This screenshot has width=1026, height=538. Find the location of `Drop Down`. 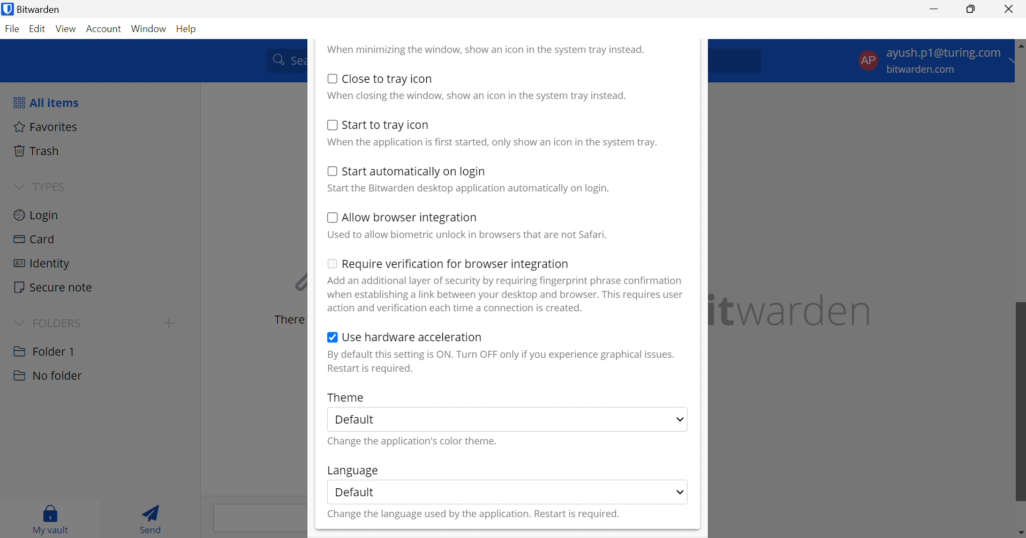

Drop Down is located at coordinates (18, 321).